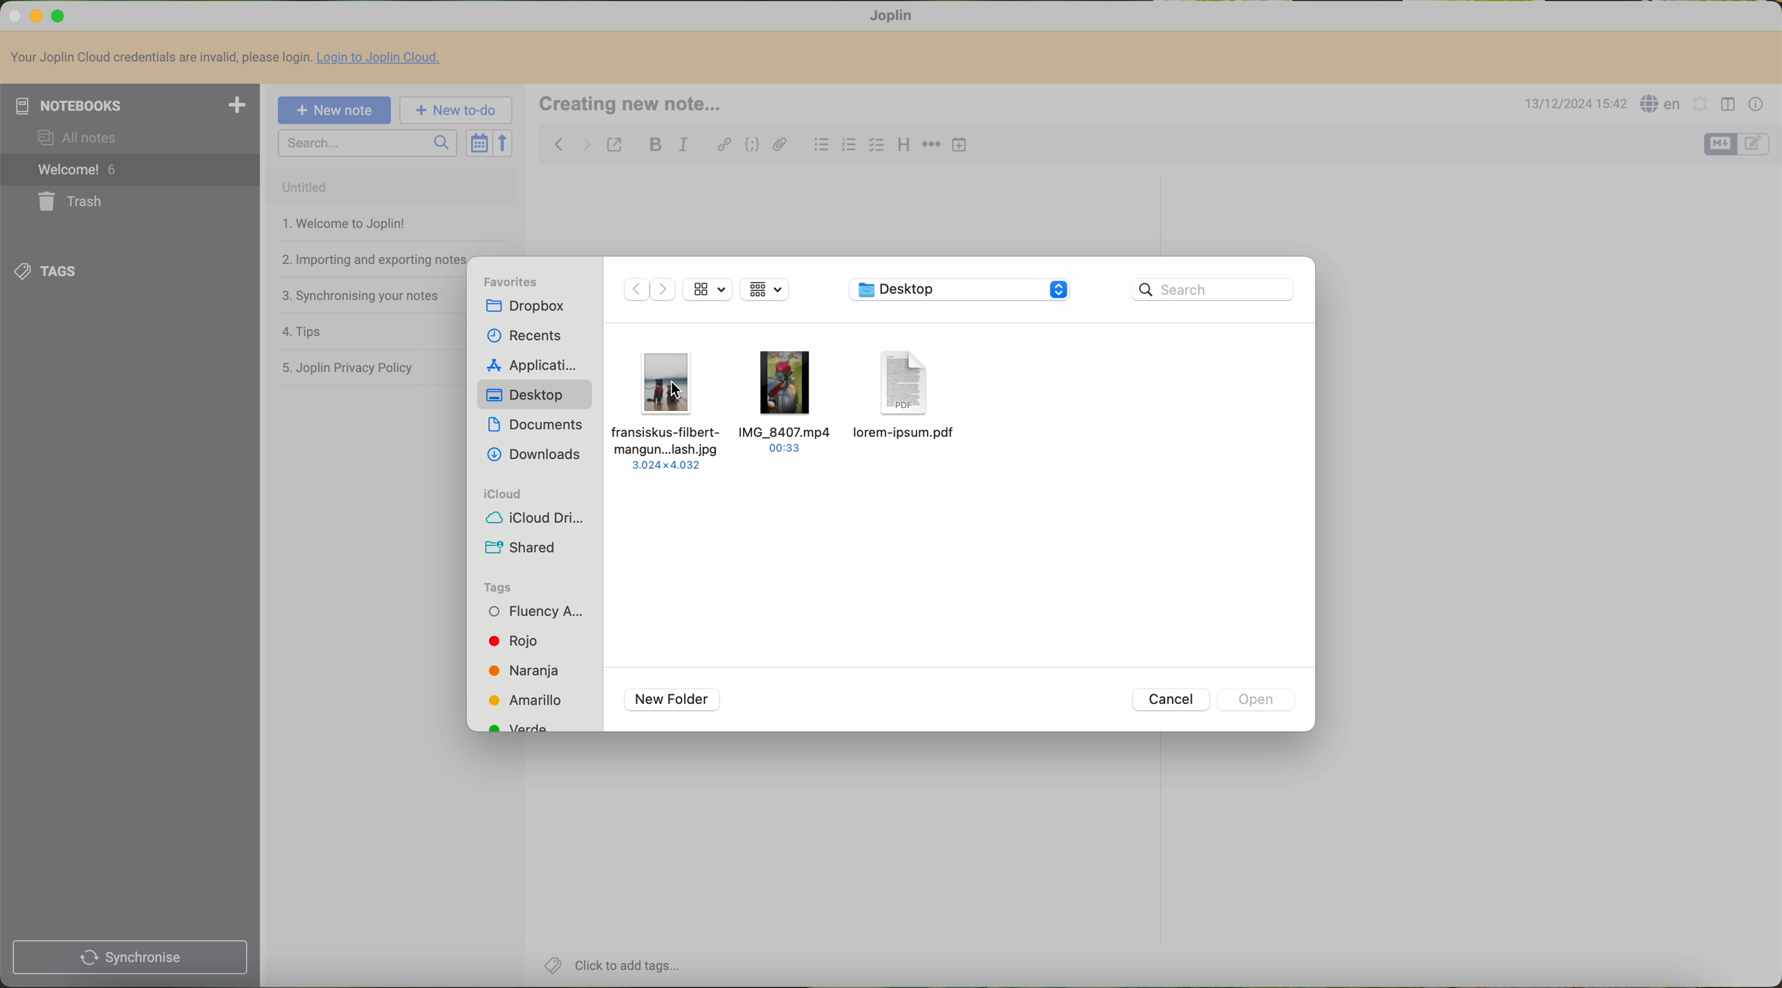  Describe the element at coordinates (559, 143) in the screenshot. I see `navigate back note` at that location.